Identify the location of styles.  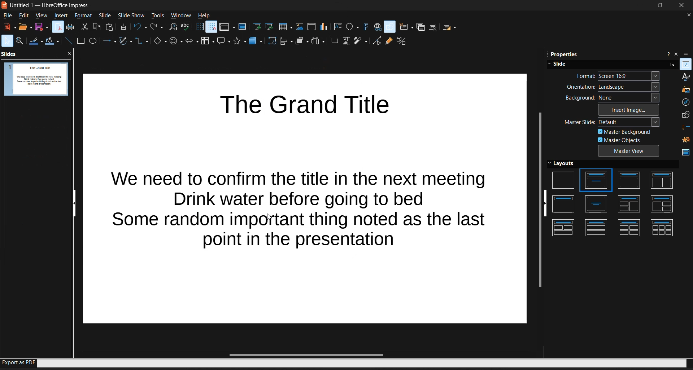
(686, 78).